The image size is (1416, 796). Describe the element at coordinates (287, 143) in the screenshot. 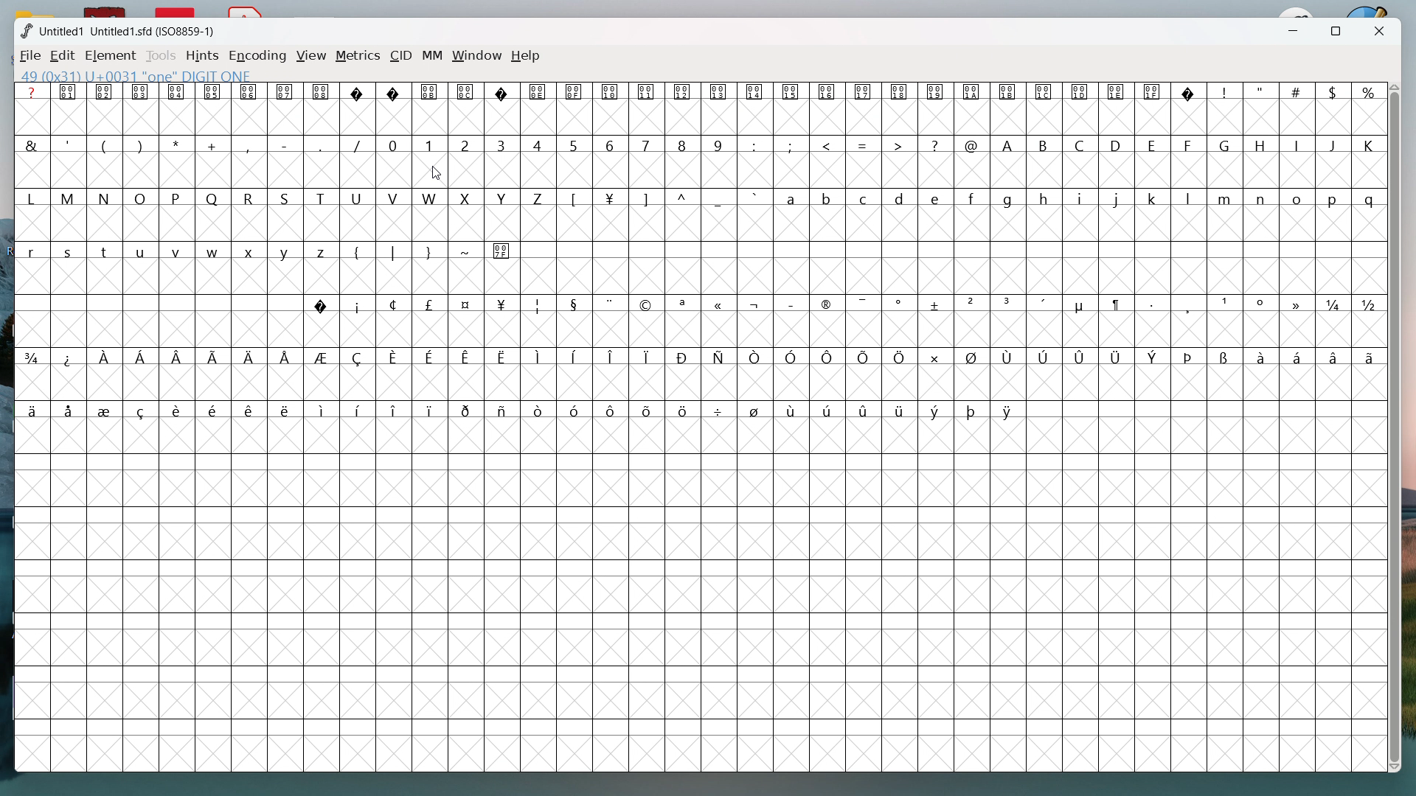

I see `-` at that location.